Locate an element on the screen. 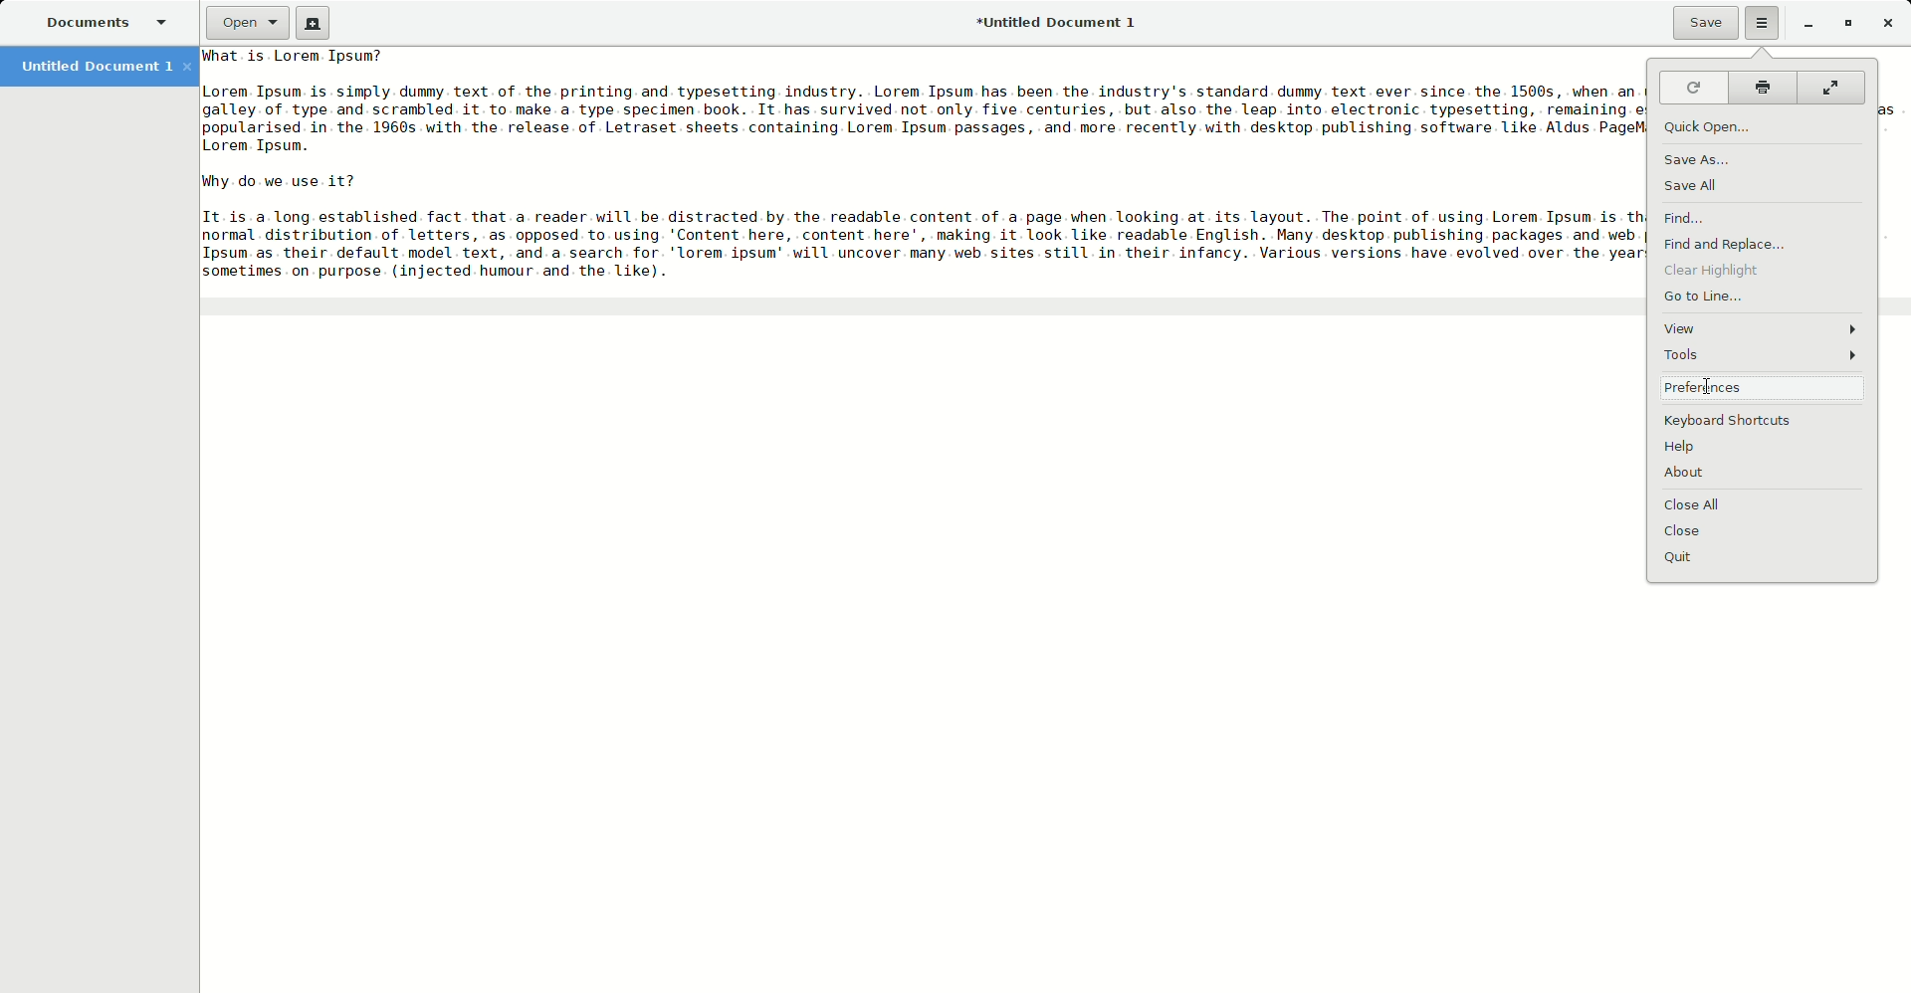 The width and height of the screenshot is (1911, 993). About is located at coordinates (1695, 474).